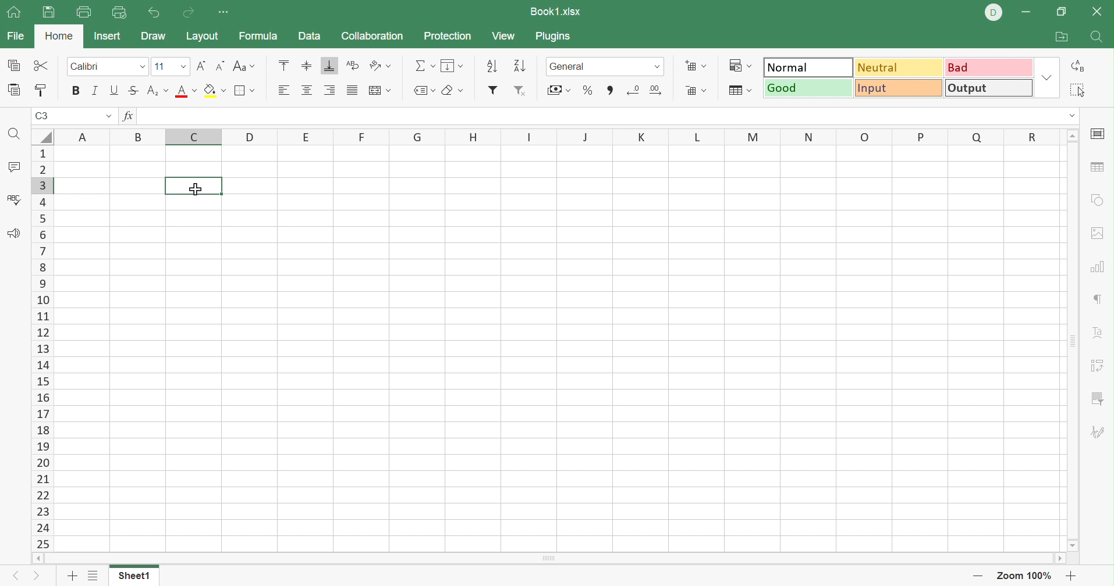  Describe the element at coordinates (171, 67) in the screenshot. I see `Font size` at that location.